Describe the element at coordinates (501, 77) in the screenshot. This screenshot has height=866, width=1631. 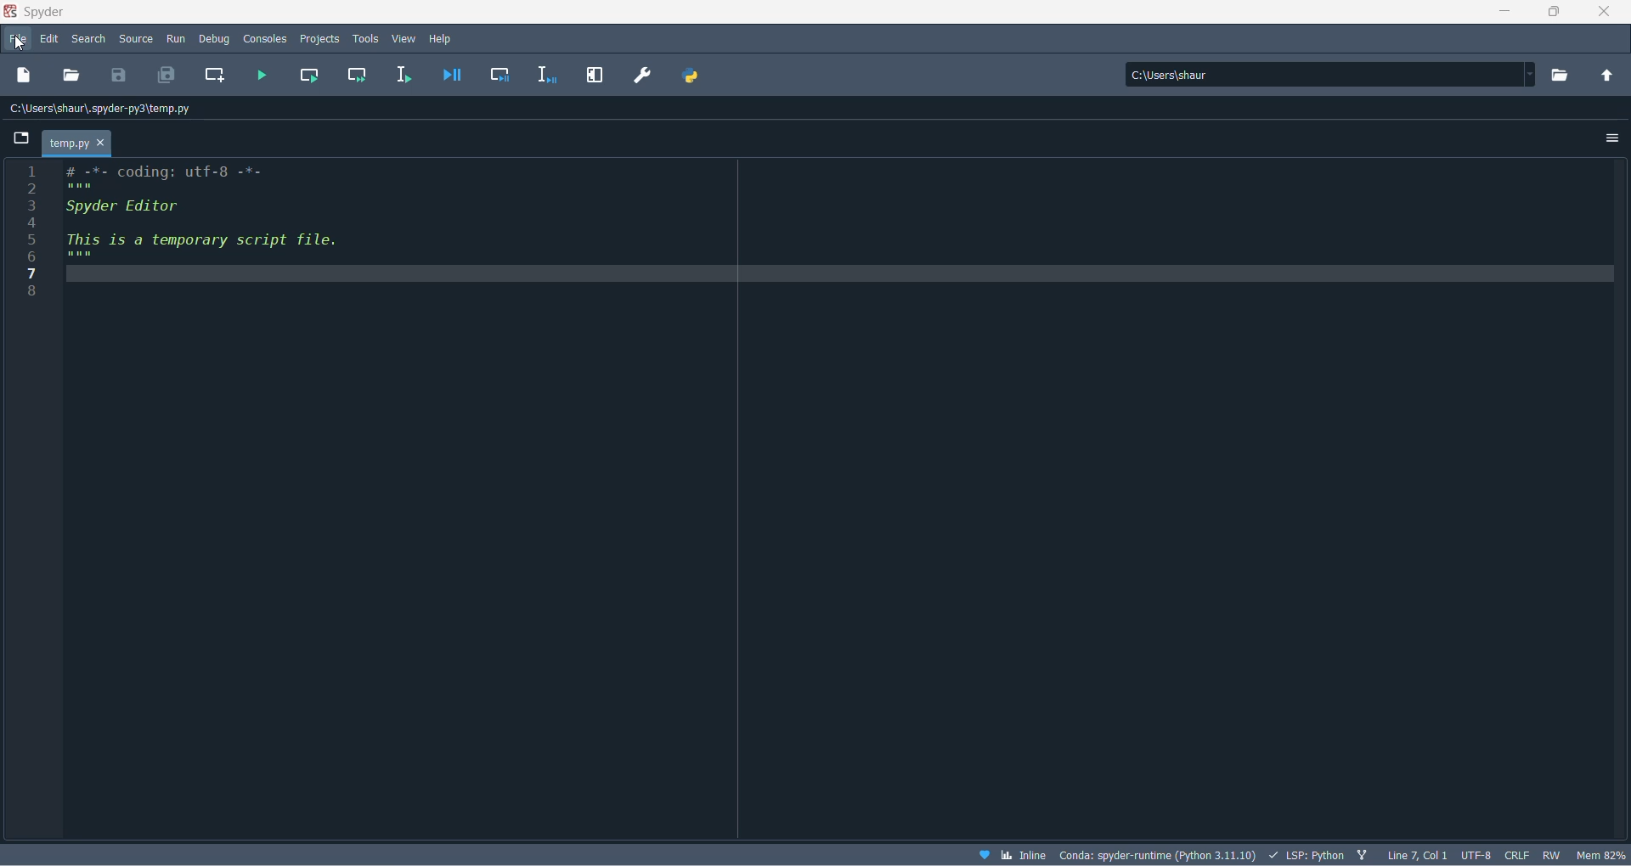
I see `debug cell` at that location.